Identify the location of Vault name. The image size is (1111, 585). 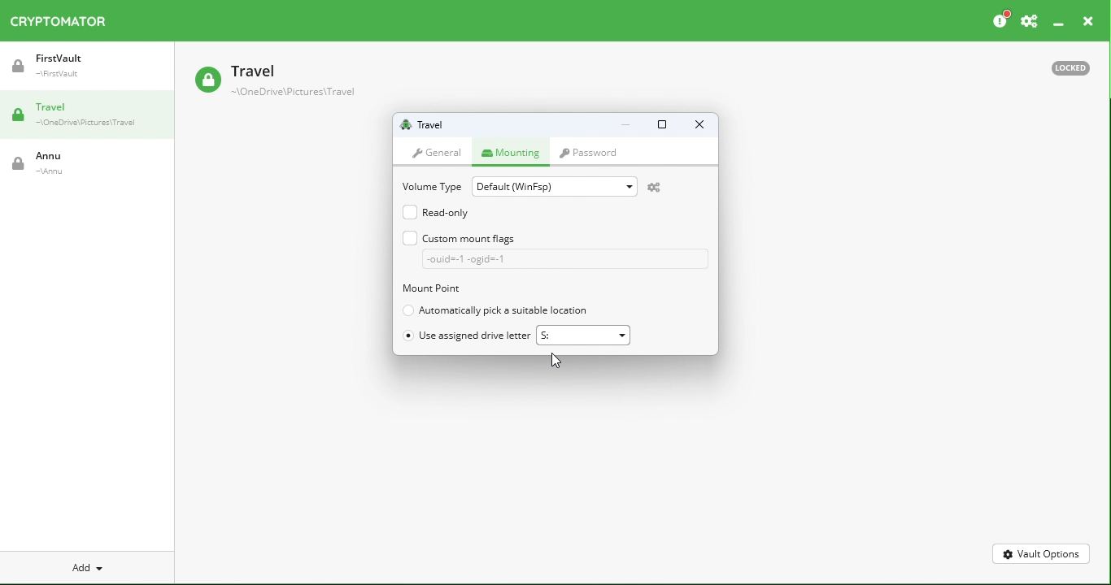
(431, 124).